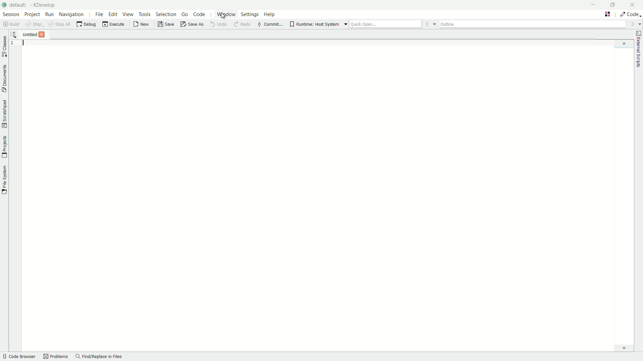  Describe the element at coordinates (44, 5) in the screenshot. I see `app name` at that location.